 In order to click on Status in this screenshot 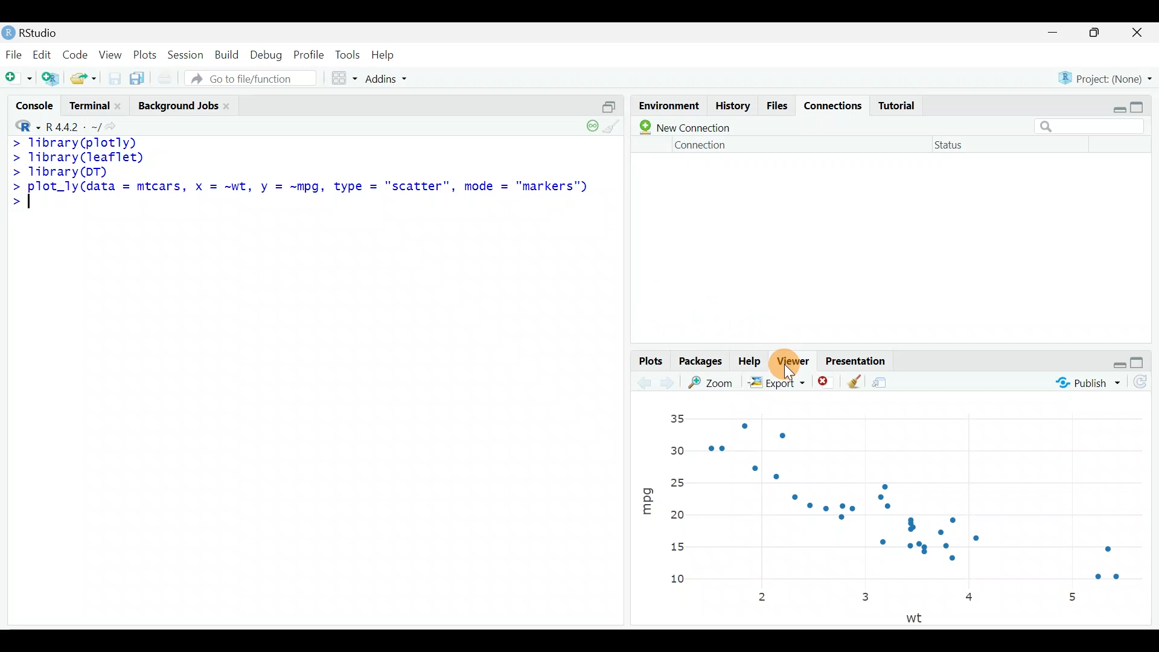, I will do `click(955, 144)`.